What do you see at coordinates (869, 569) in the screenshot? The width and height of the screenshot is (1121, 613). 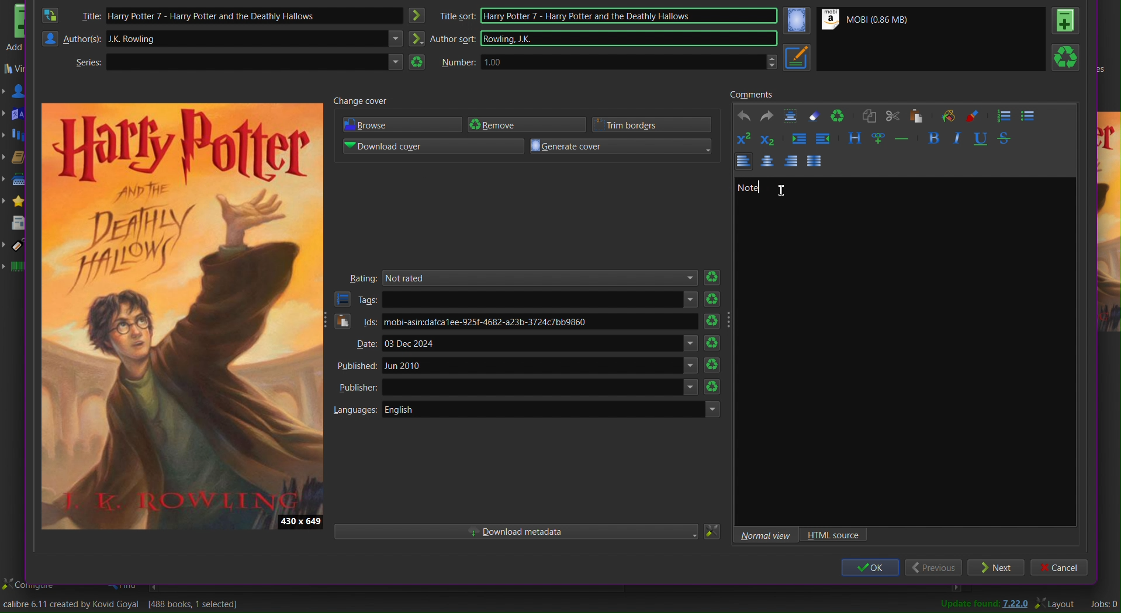 I see `OK` at bounding box center [869, 569].